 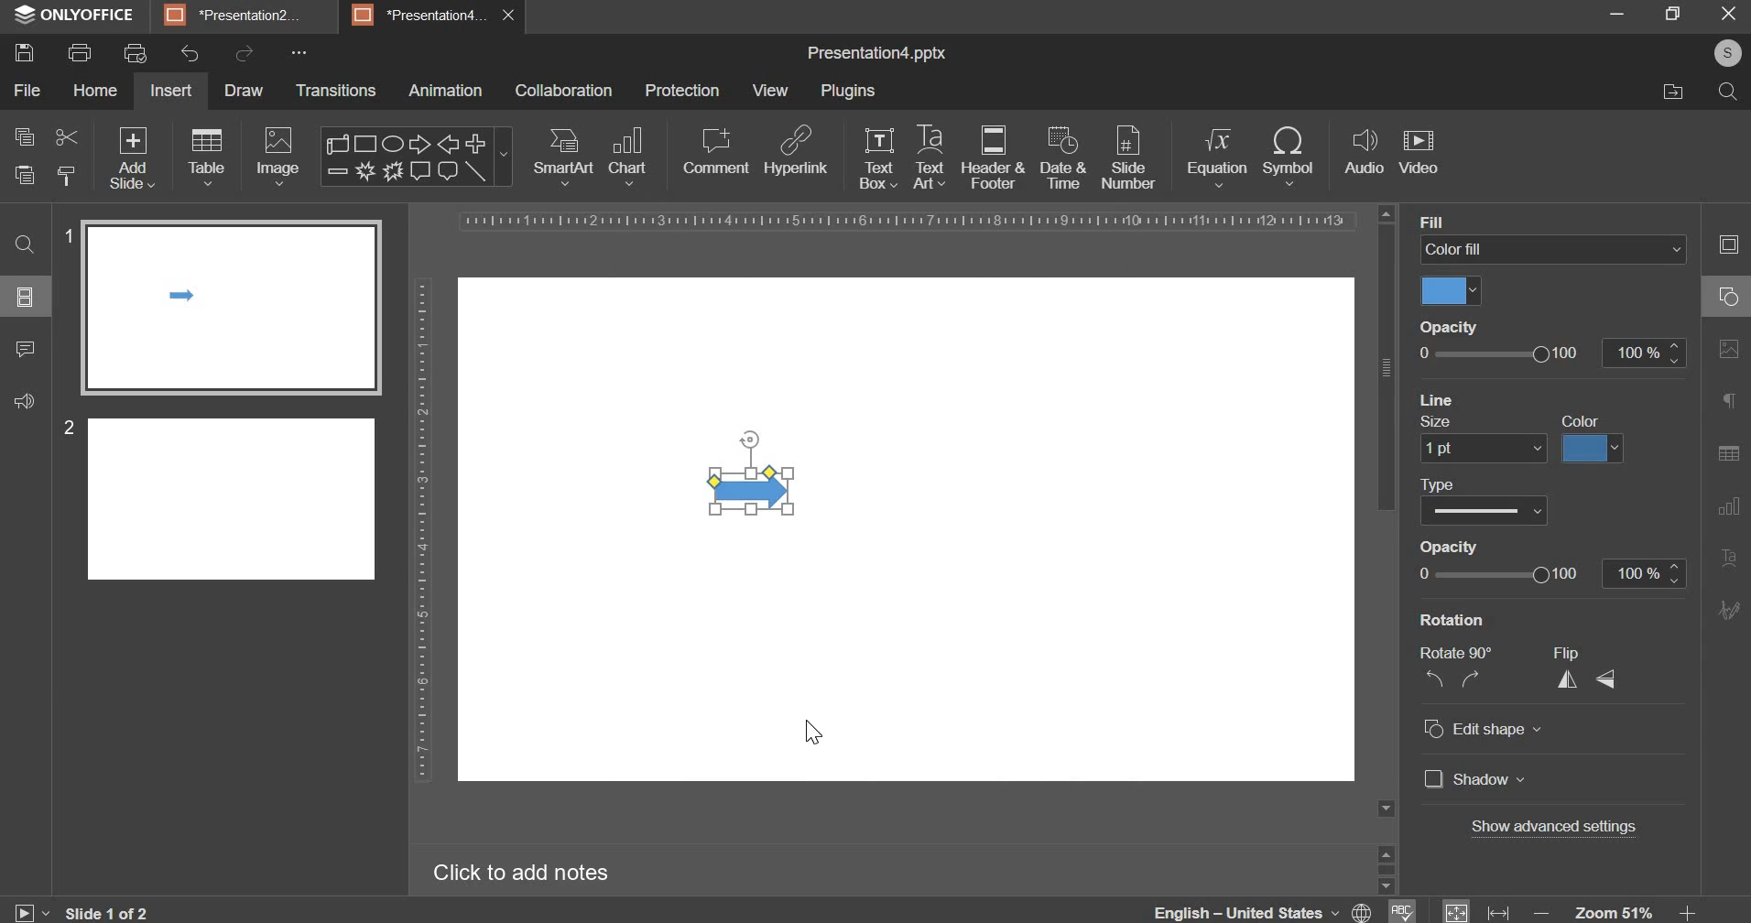 I want to click on chart, so click(x=627, y=157).